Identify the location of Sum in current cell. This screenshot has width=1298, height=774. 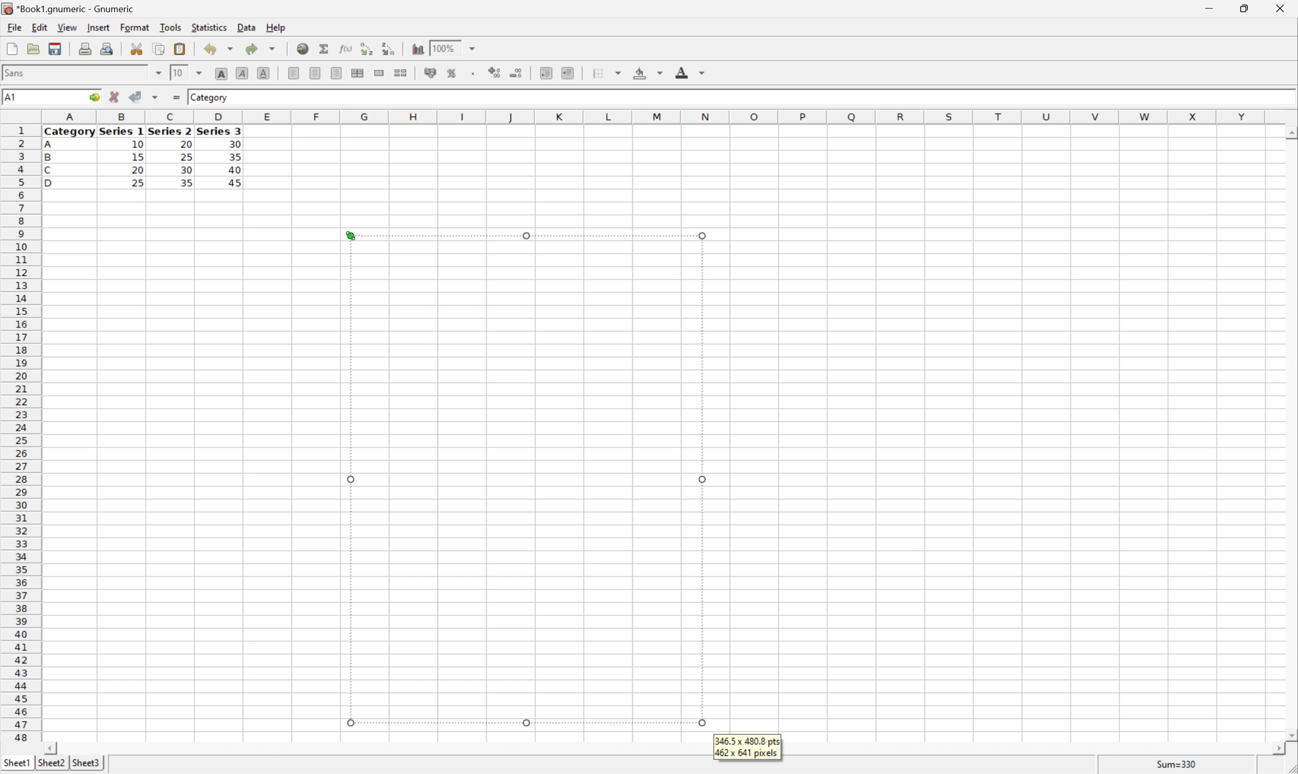
(325, 49).